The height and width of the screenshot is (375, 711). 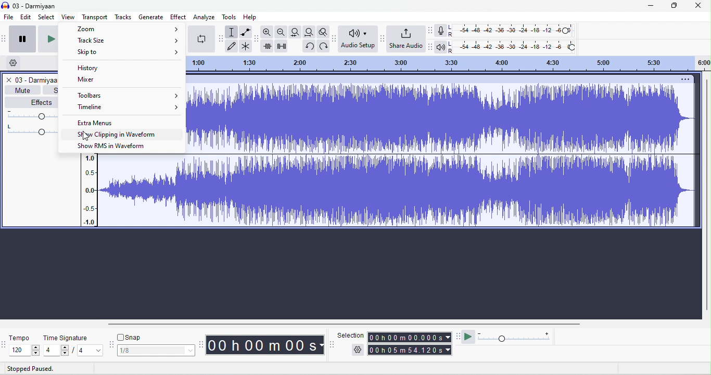 I want to click on play at speed tool bar, so click(x=459, y=337).